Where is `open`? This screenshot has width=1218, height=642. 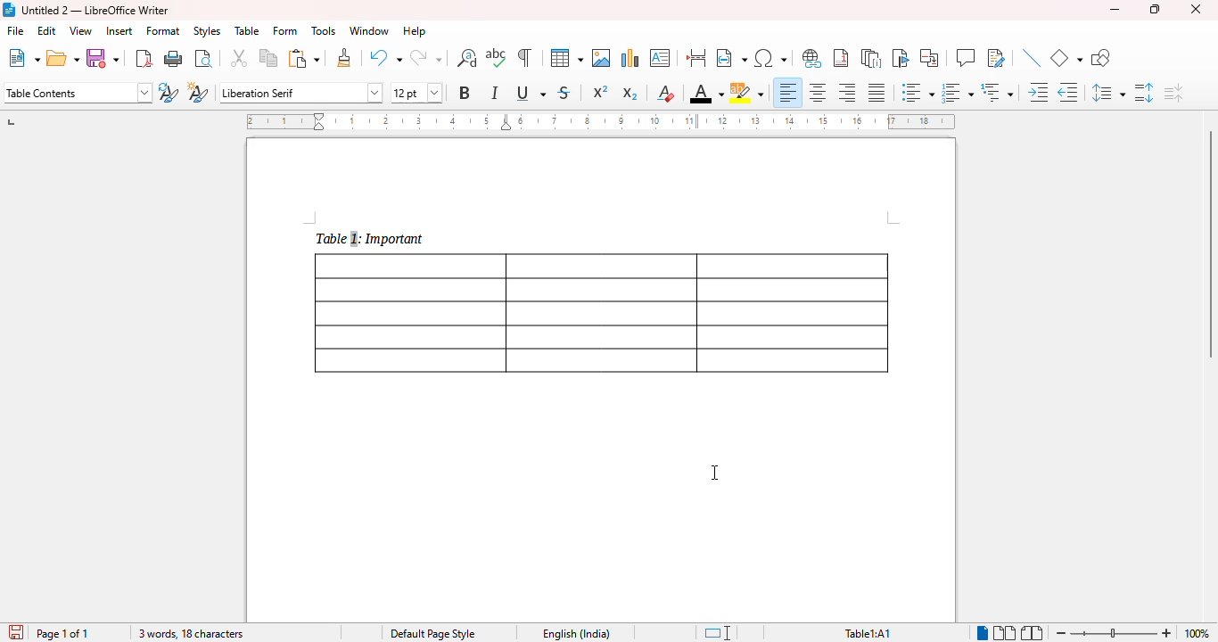
open is located at coordinates (62, 58).